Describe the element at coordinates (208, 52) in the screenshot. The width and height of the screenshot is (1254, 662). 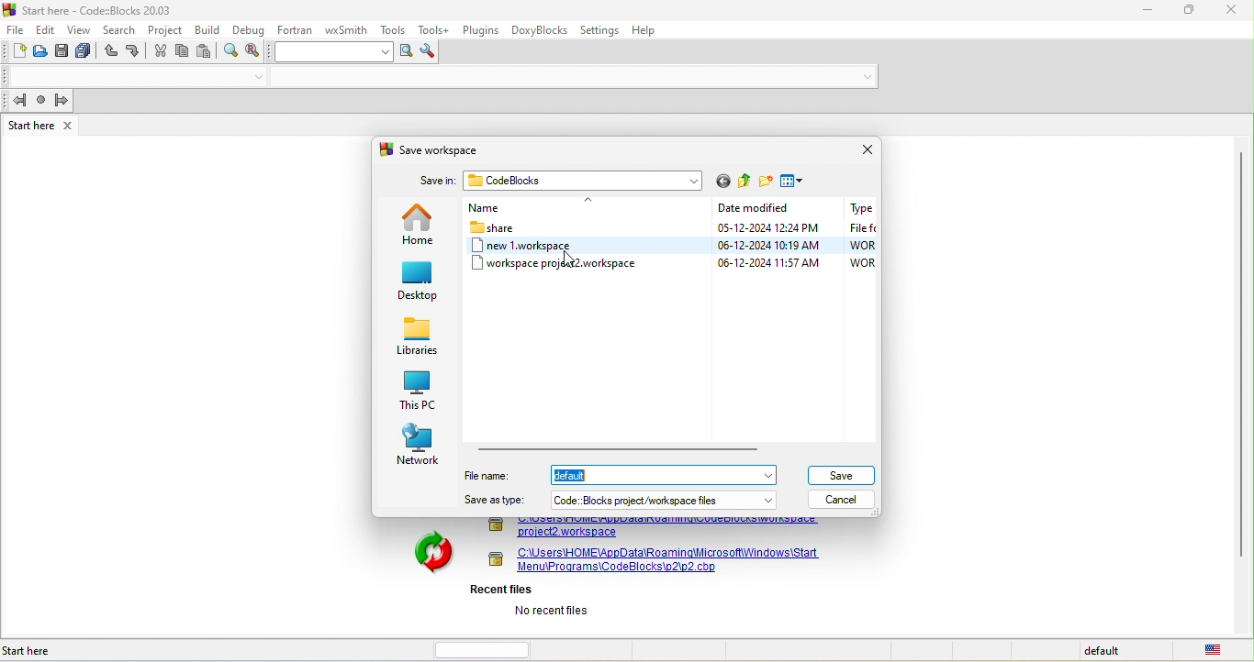
I see `paste` at that location.